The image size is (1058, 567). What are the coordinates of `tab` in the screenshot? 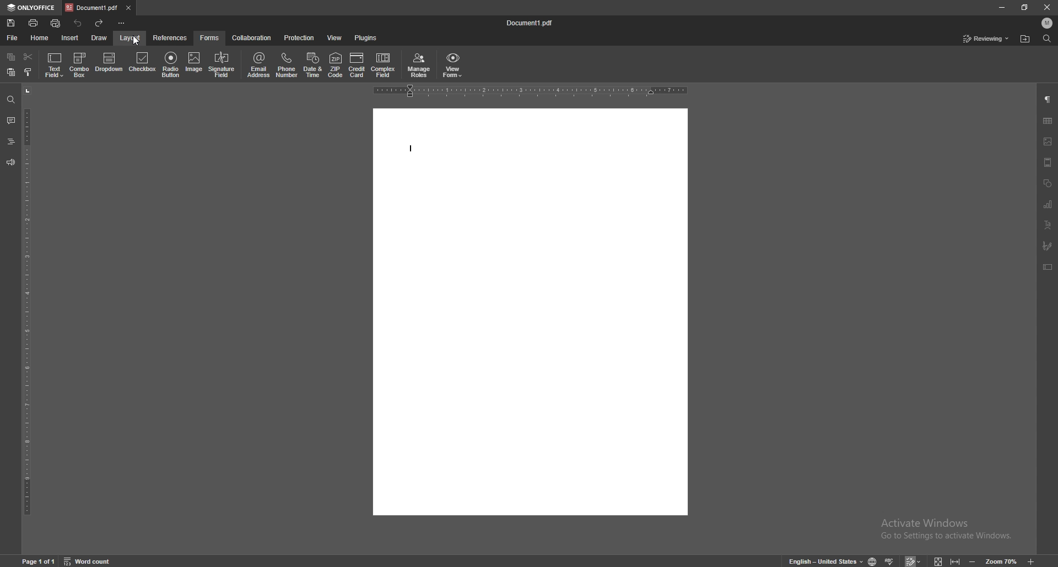 It's located at (91, 8).